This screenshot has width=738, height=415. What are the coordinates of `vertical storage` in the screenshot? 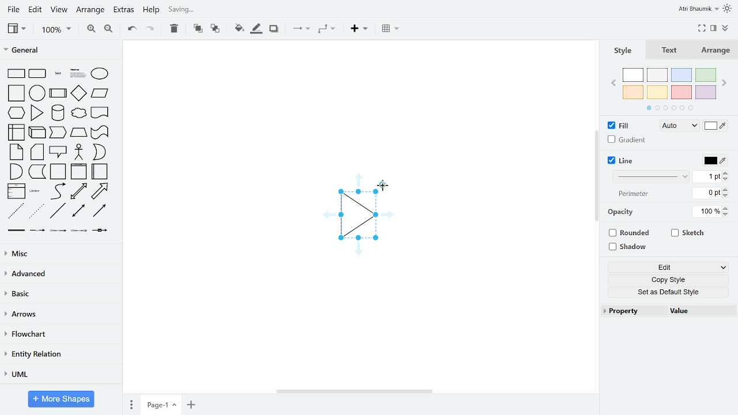 It's located at (78, 172).